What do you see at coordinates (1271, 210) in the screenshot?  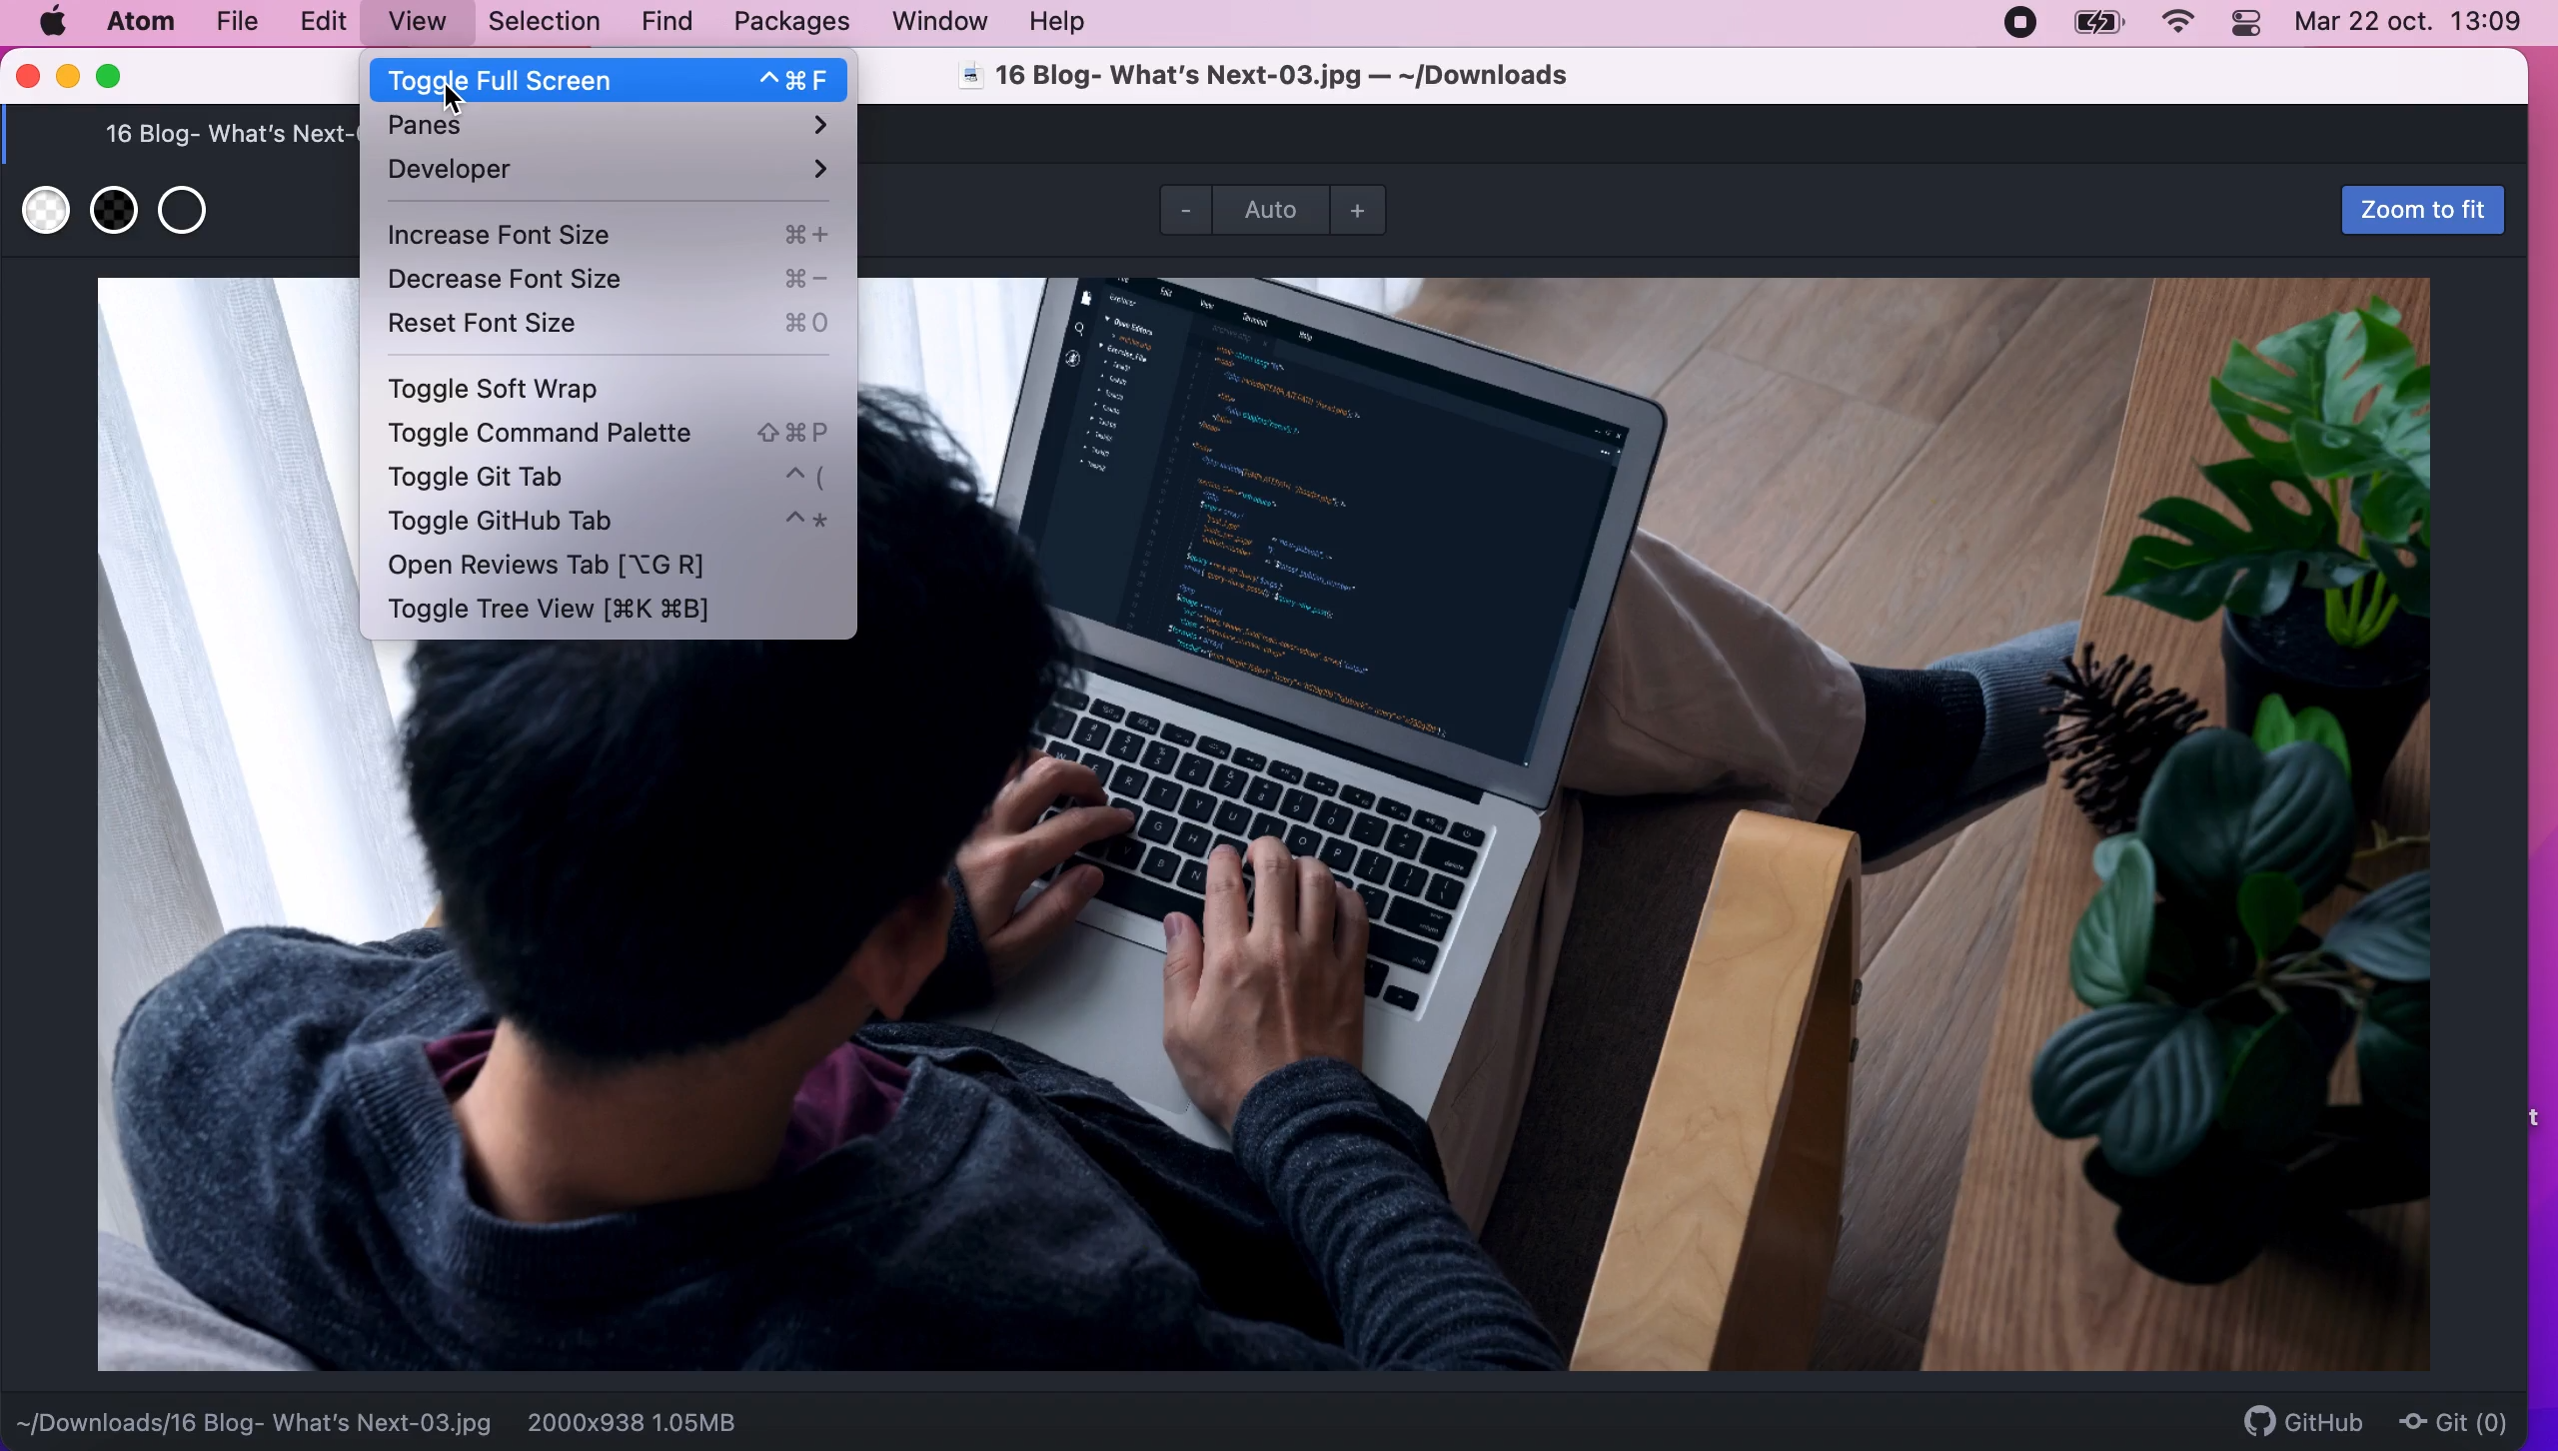 I see `zoom mode` at bounding box center [1271, 210].